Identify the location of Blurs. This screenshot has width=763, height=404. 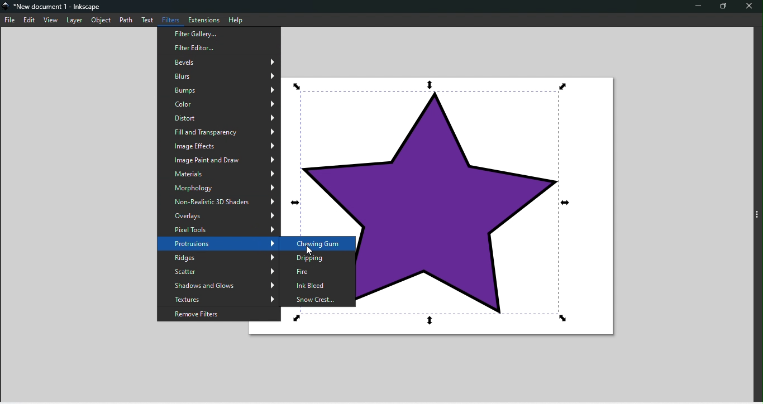
(218, 75).